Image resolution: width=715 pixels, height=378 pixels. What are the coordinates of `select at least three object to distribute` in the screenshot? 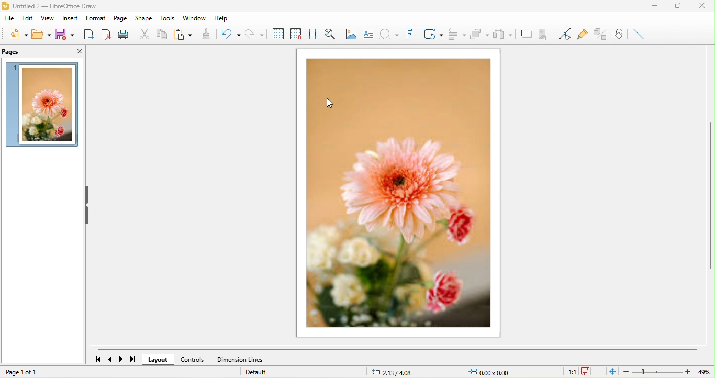 It's located at (502, 33).